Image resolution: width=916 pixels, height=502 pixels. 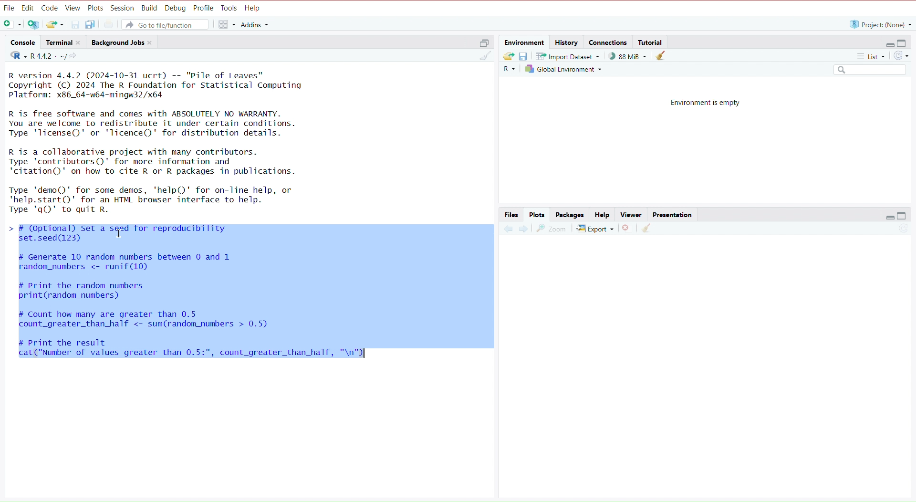 I want to click on Session, so click(x=123, y=8).